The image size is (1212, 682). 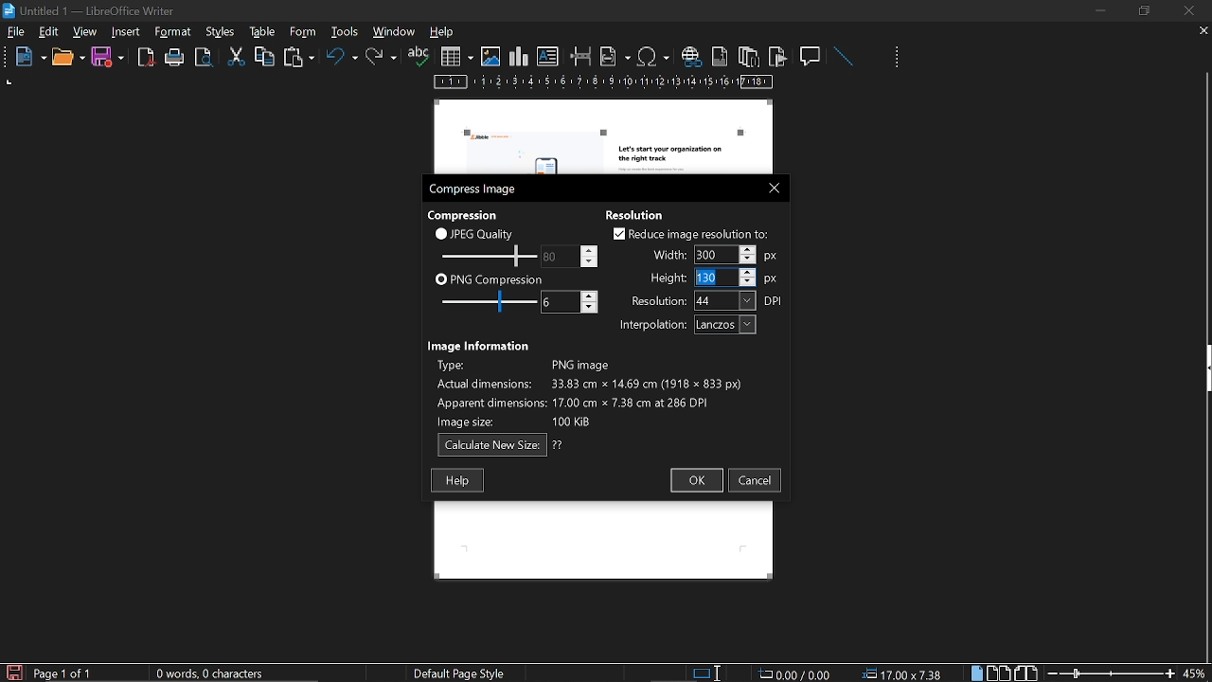 What do you see at coordinates (778, 57) in the screenshot?
I see `insert bookmark` at bounding box center [778, 57].